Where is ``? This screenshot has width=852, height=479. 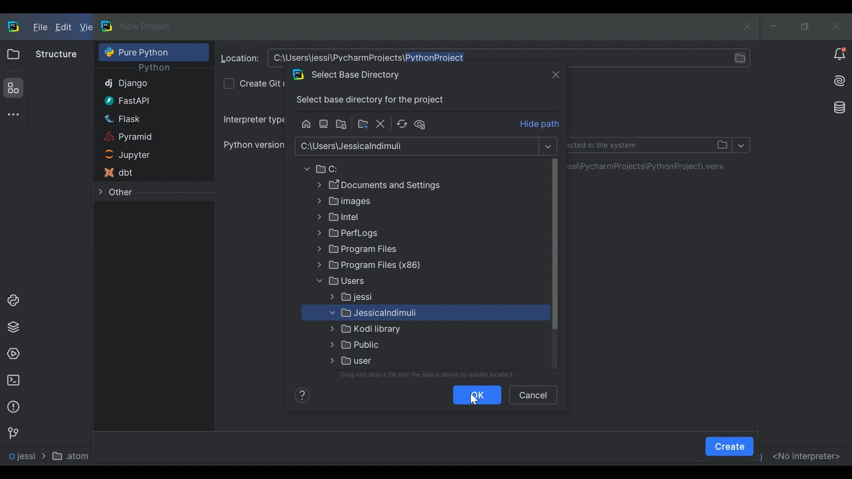
 is located at coordinates (389, 251).